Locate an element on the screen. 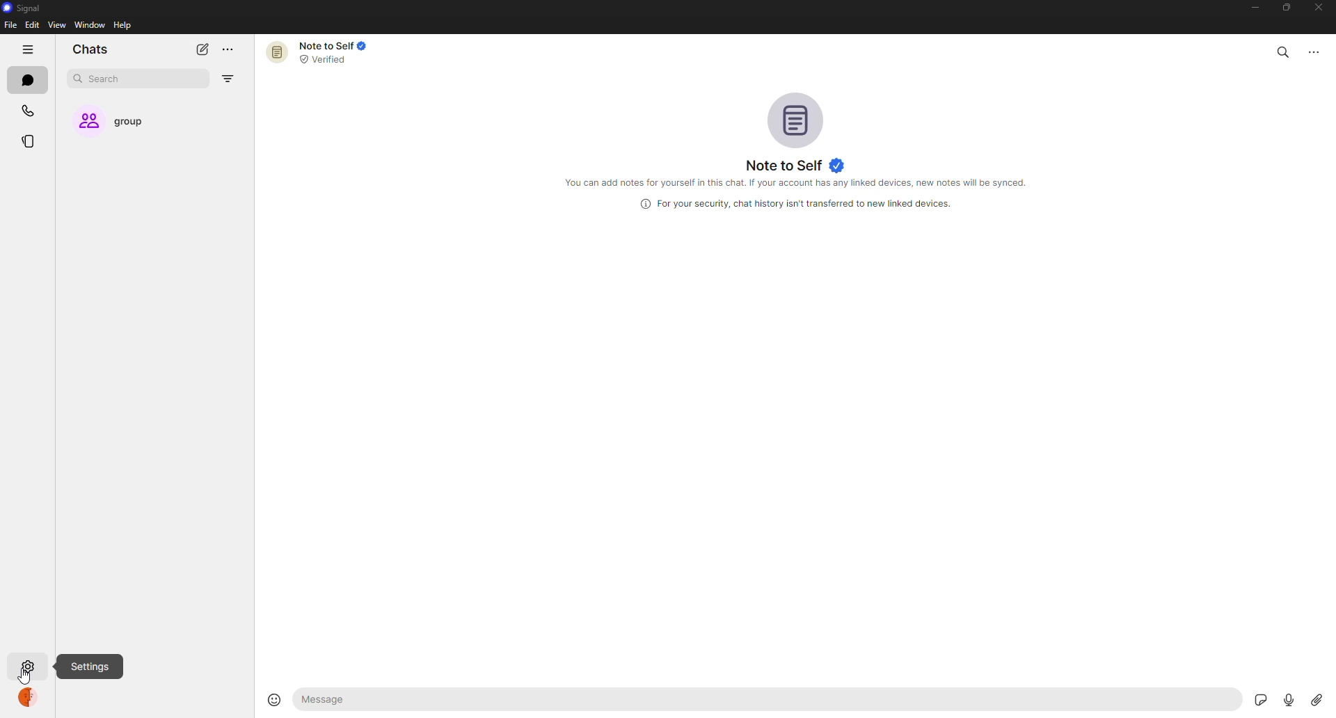  maximize is located at coordinates (1283, 8).